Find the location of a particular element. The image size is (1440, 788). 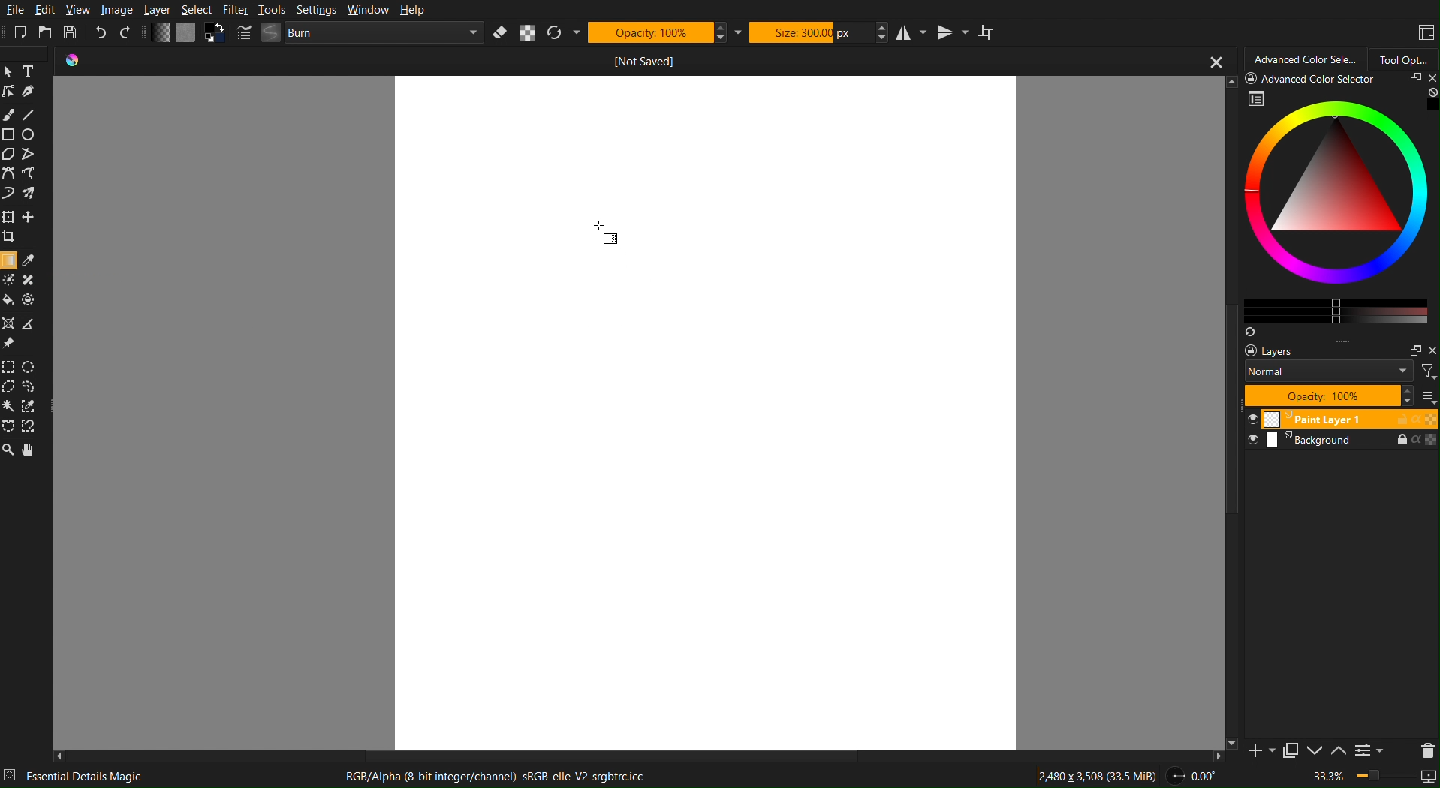

Size is located at coordinates (809, 31).